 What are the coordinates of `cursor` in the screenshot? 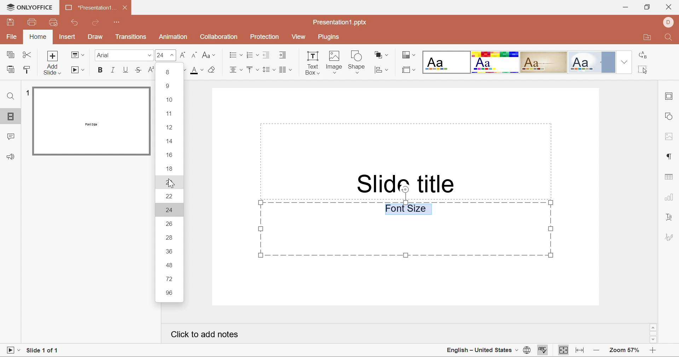 It's located at (170, 183).